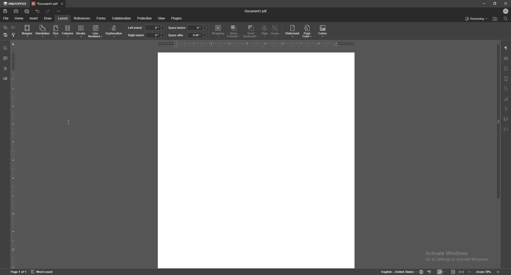  Describe the element at coordinates (308, 31) in the screenshot. I see `page color` at that location.